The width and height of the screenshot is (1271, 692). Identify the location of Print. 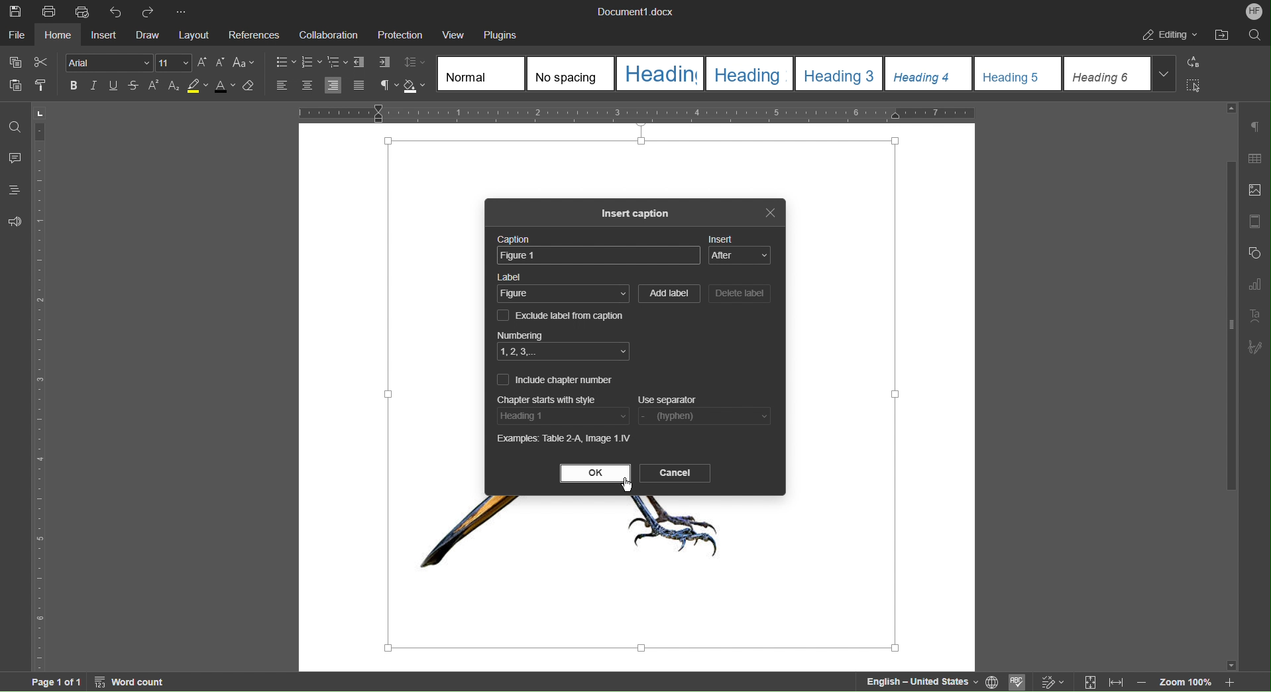
(49, 11).